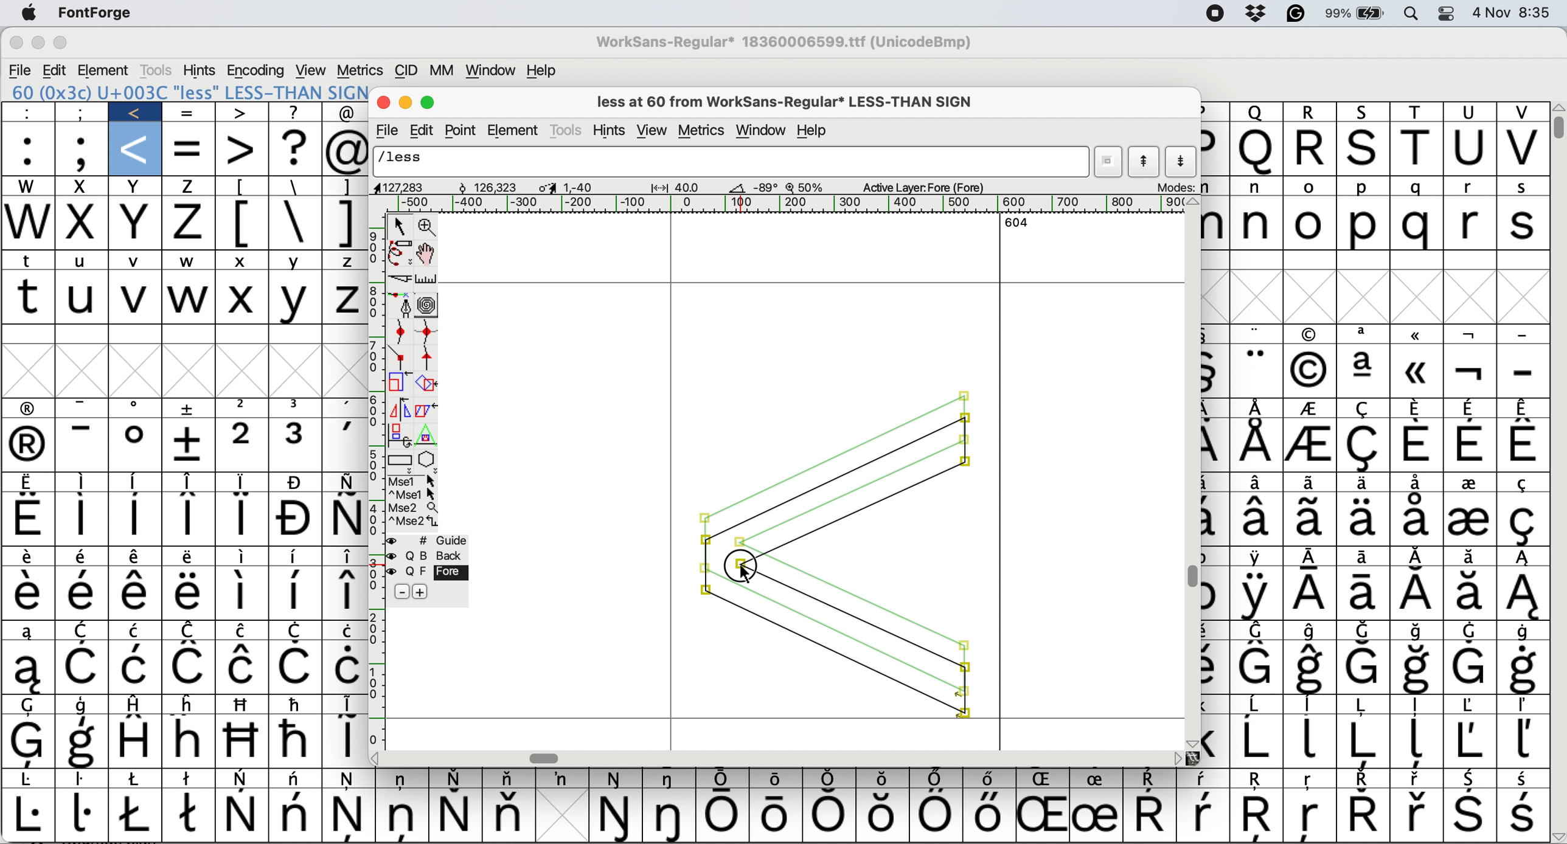 The height and width of the screenshot is (844, 1567). Describe the element at coordinates (1311, 520) in the screenshot. I see `Symbol` at that location.